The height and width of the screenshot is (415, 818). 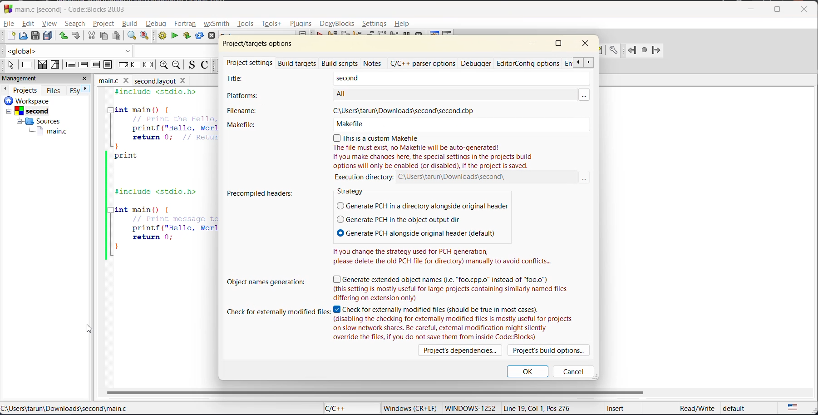 What do you see at coordinates (193, 64) in the screenshot?
I see `toggle source` at bounding box center [193, 64].